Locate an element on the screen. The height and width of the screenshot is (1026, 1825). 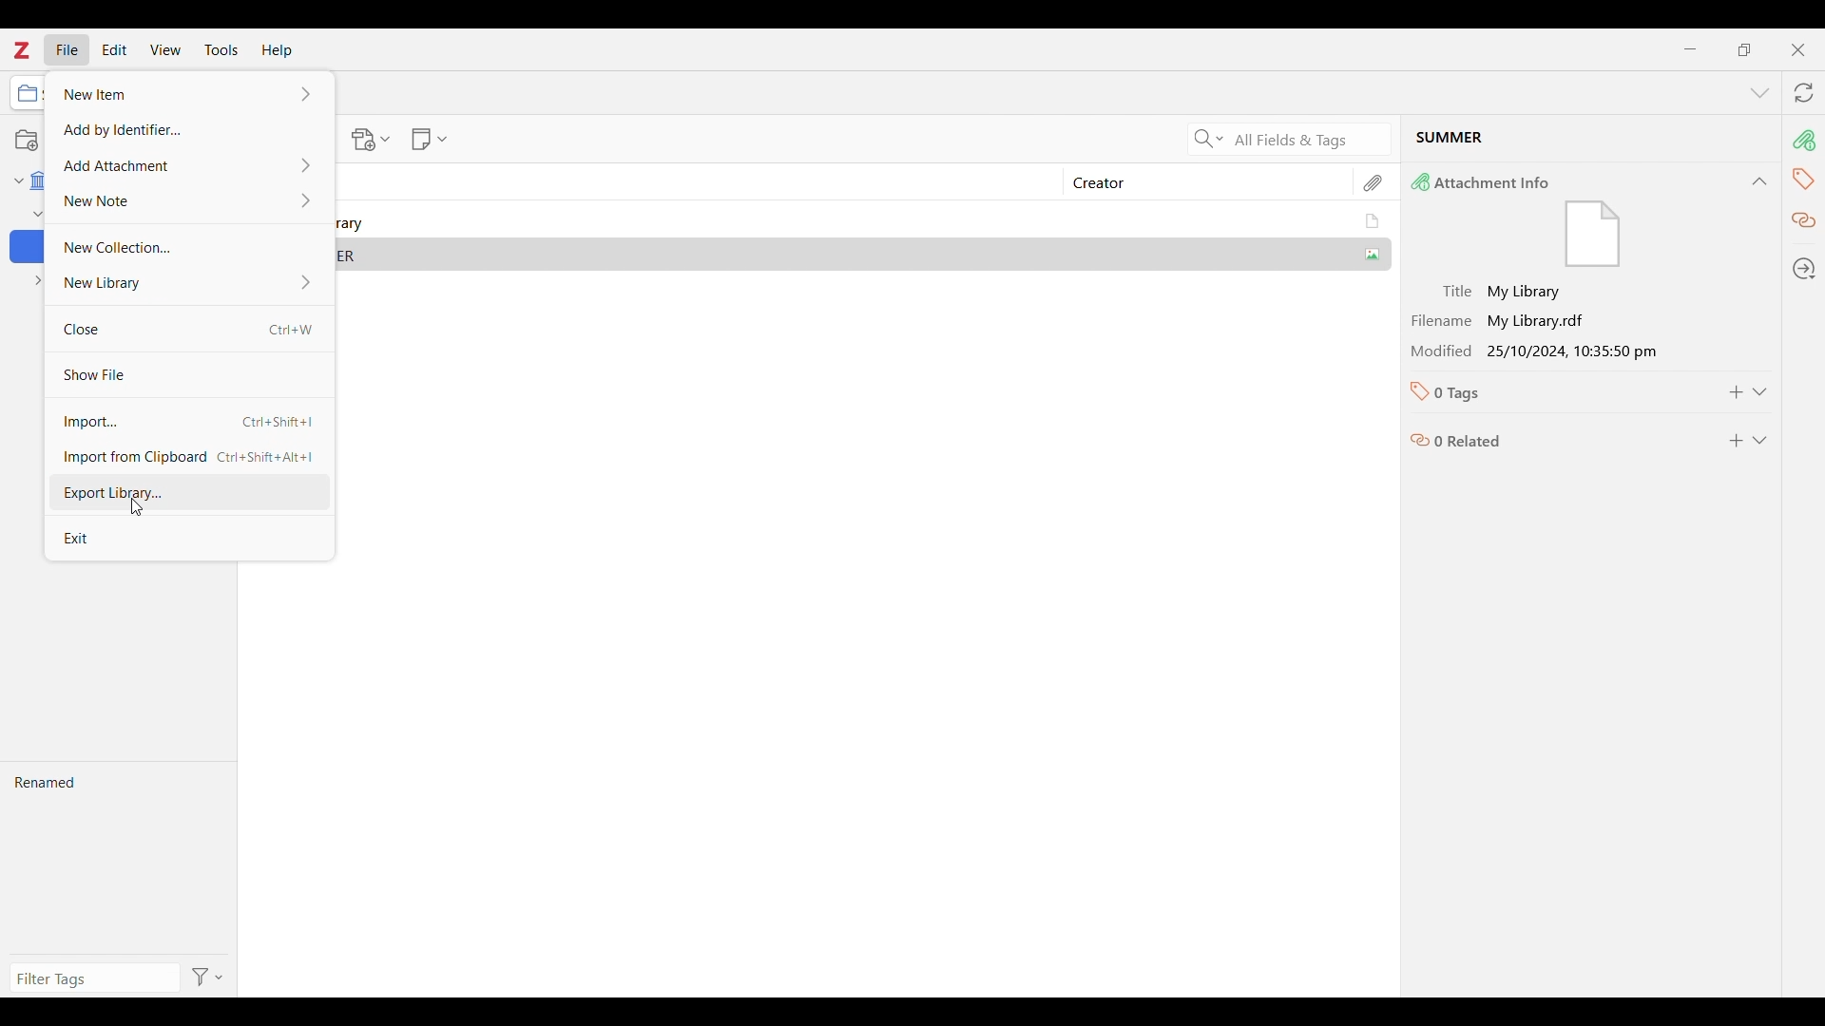
0 Tags is located at coordinates (1552, 392).